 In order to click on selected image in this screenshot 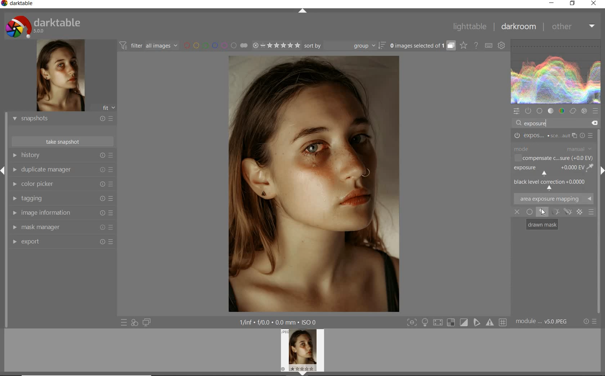, I will do `click(315, 184)`.